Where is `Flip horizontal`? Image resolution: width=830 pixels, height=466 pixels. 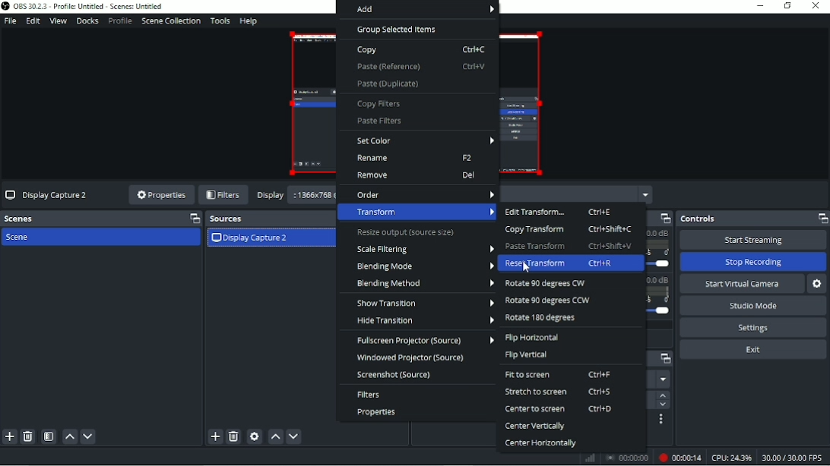
Flip horizontal is located at coordinates (533, 338).